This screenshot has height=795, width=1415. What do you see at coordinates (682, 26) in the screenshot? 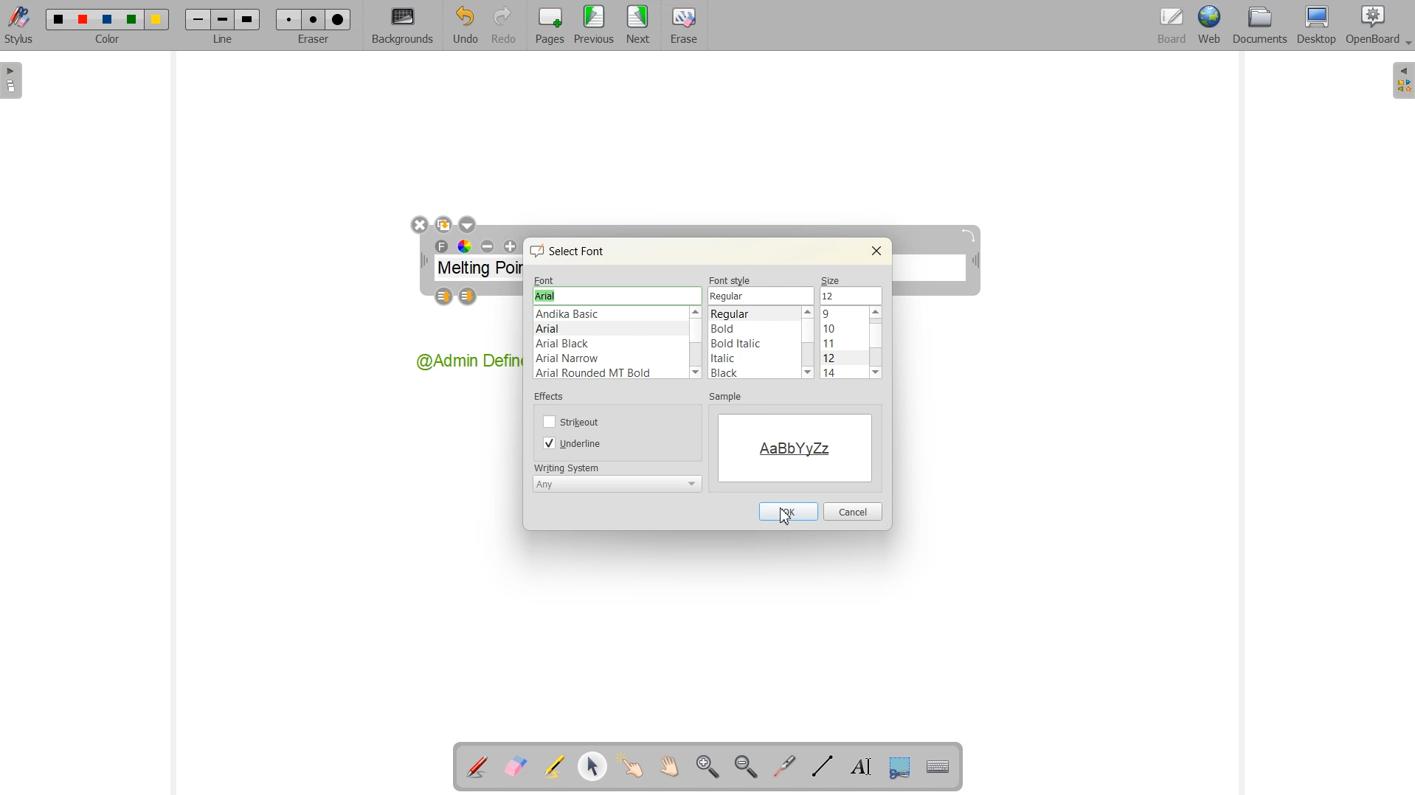
I see `Eraser` at bounding box center [682, 26].